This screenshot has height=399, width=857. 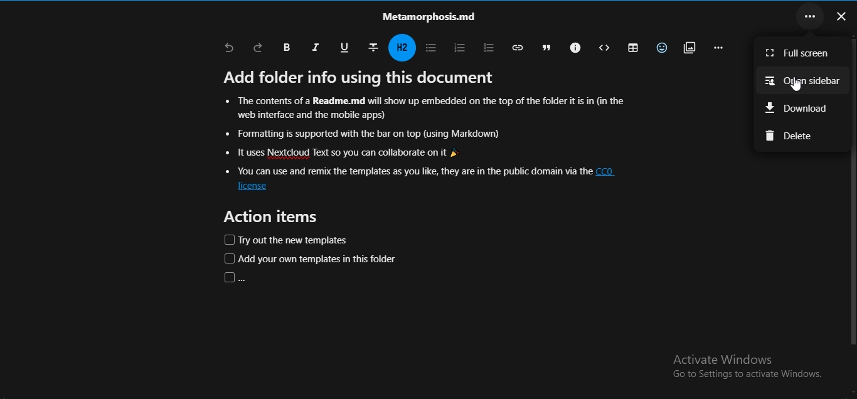 I want to click on text, so click(x=431, y=18).